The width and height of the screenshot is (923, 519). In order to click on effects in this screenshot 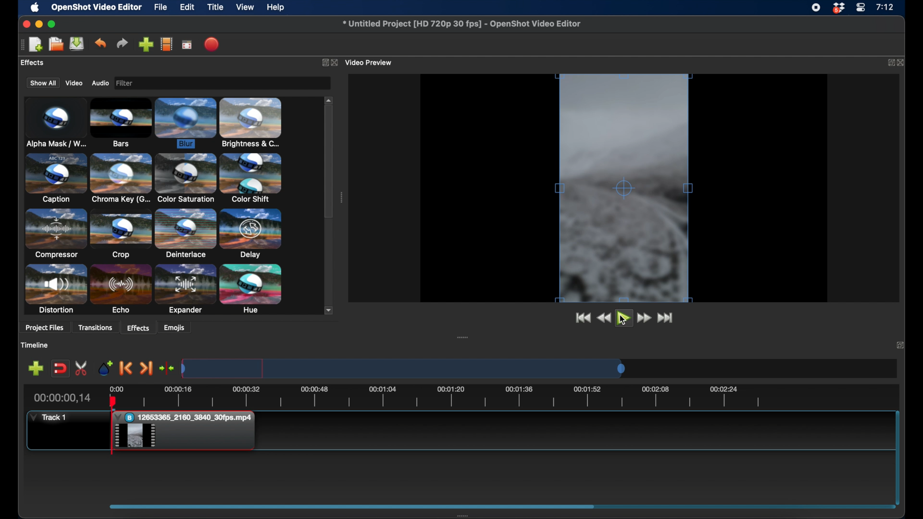, I will do `click(138, 327)`.